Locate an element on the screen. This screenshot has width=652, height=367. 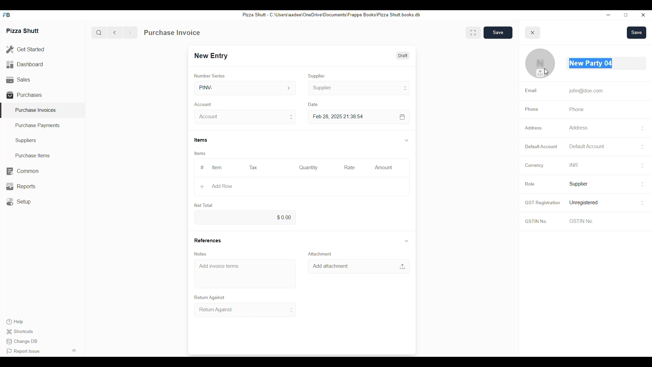
Notes is located at coordinates (201, 254).